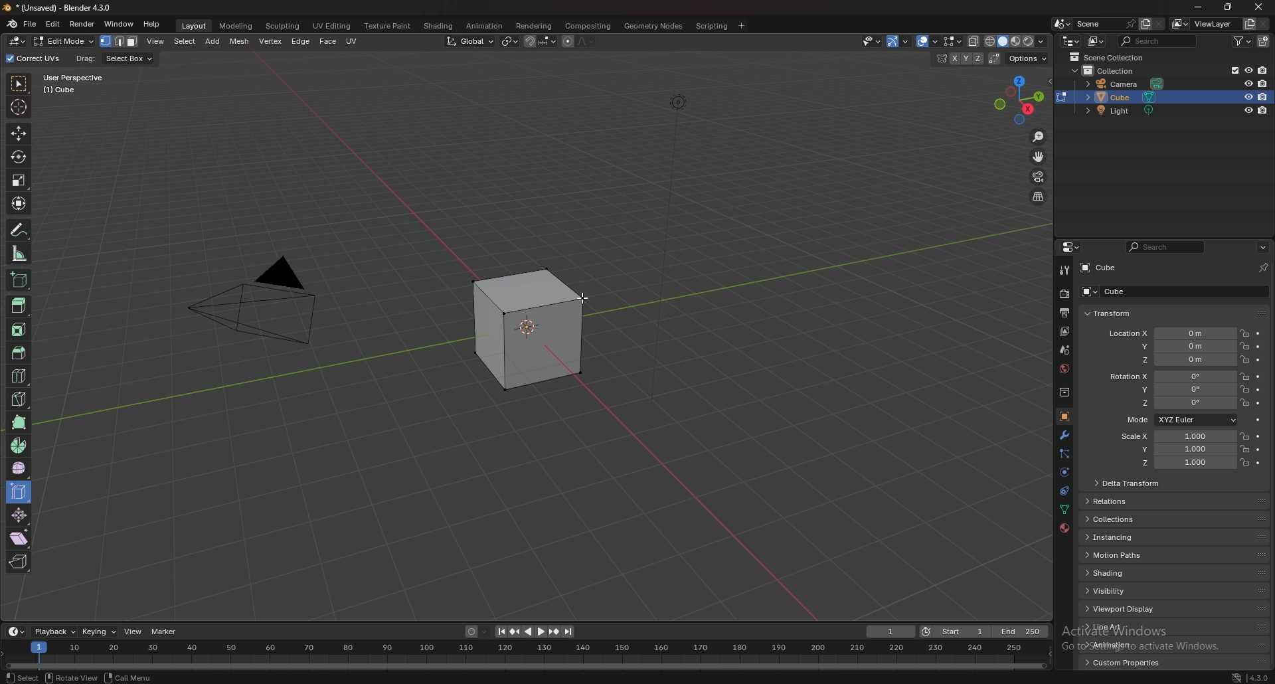 The height and width of the screenshot is (684, 1275). I want to click on disable in render, so click(1262, 83).